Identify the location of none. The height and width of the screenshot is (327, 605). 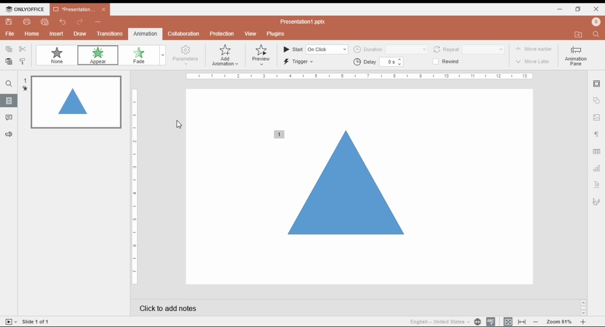
(56, 54).